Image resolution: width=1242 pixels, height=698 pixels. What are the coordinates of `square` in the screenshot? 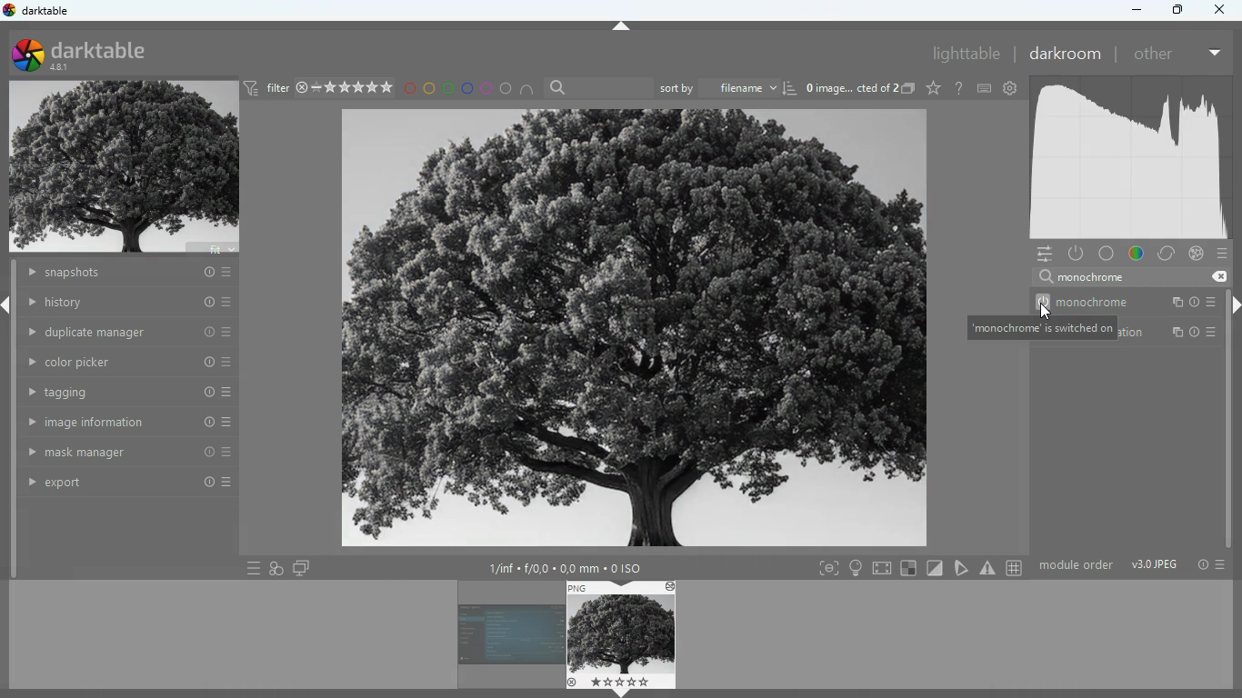 It's located at (907, 567).